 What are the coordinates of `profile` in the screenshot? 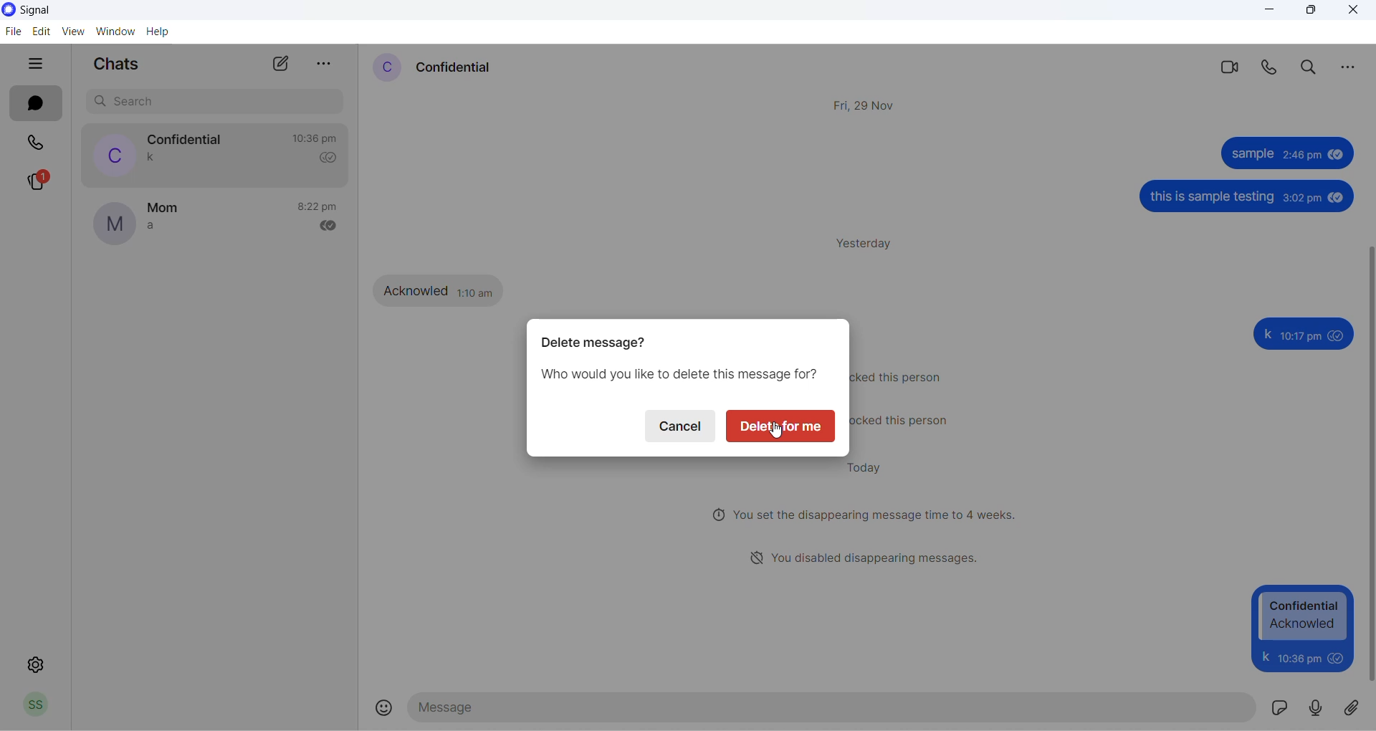 It's located at (45, 706).